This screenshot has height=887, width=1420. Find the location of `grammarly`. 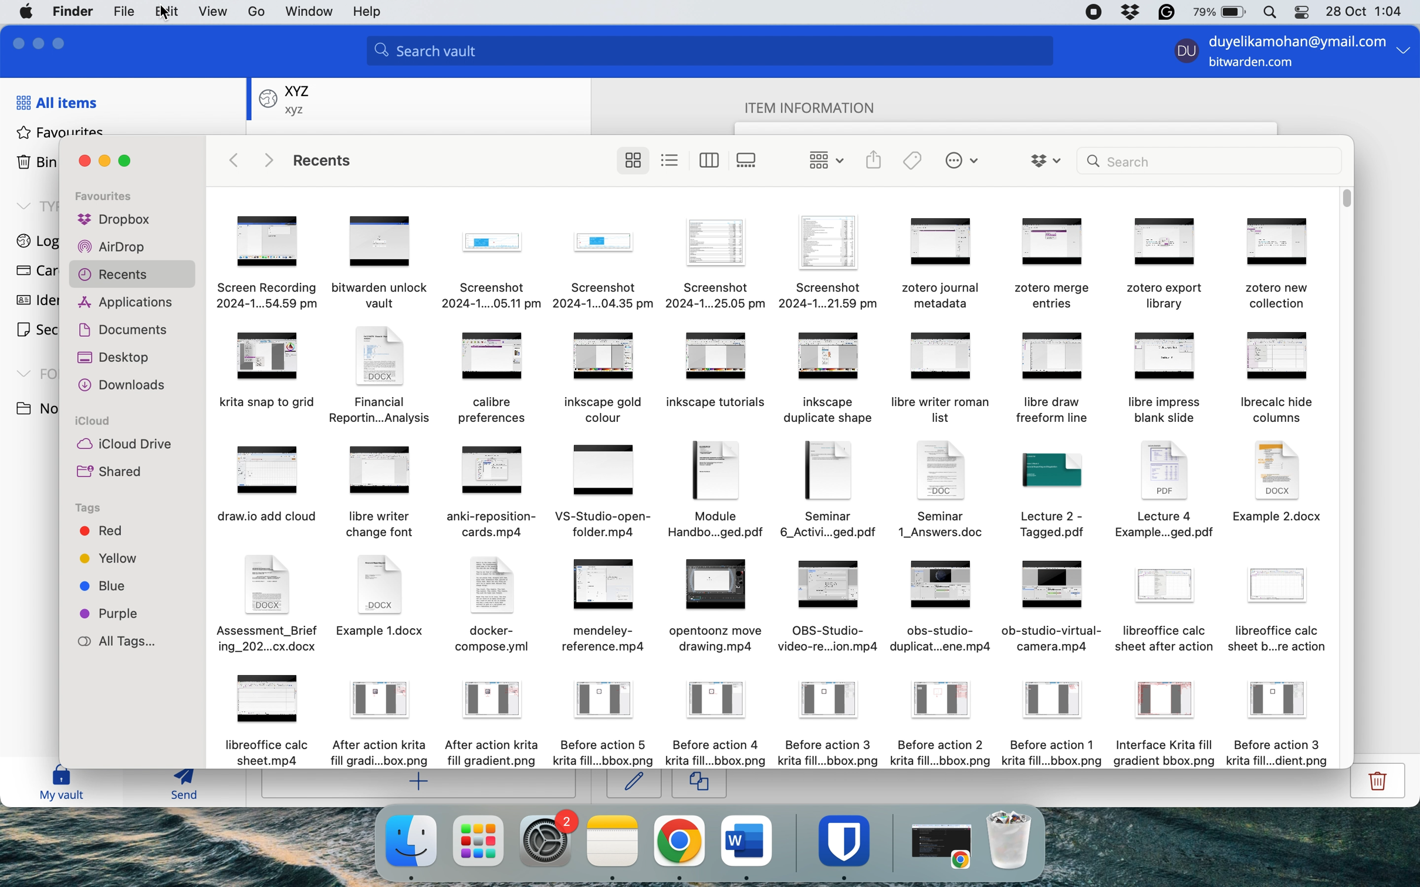

grammarly is located at coordinates (1165, 12).